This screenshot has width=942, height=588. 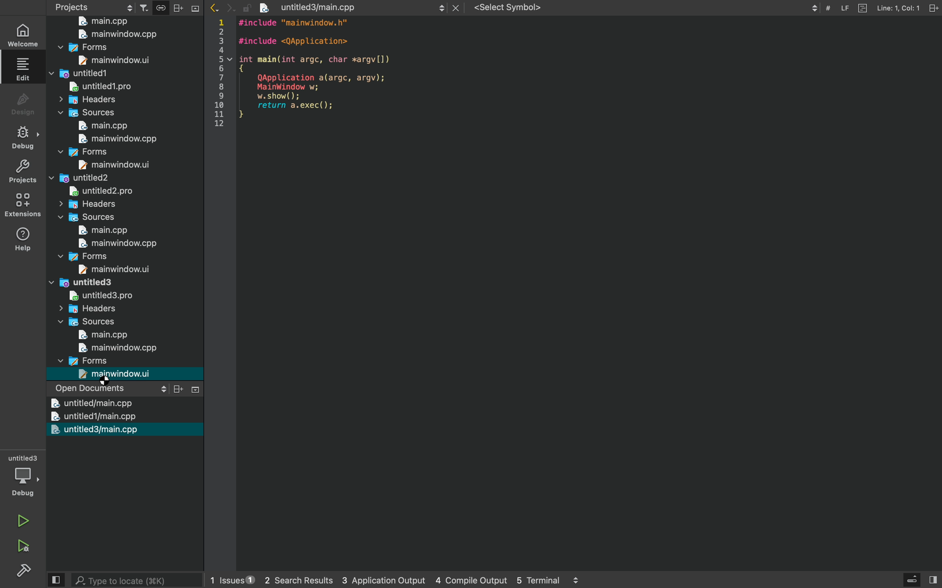 I want to click on 4 console output, so click(x=462, y=581).